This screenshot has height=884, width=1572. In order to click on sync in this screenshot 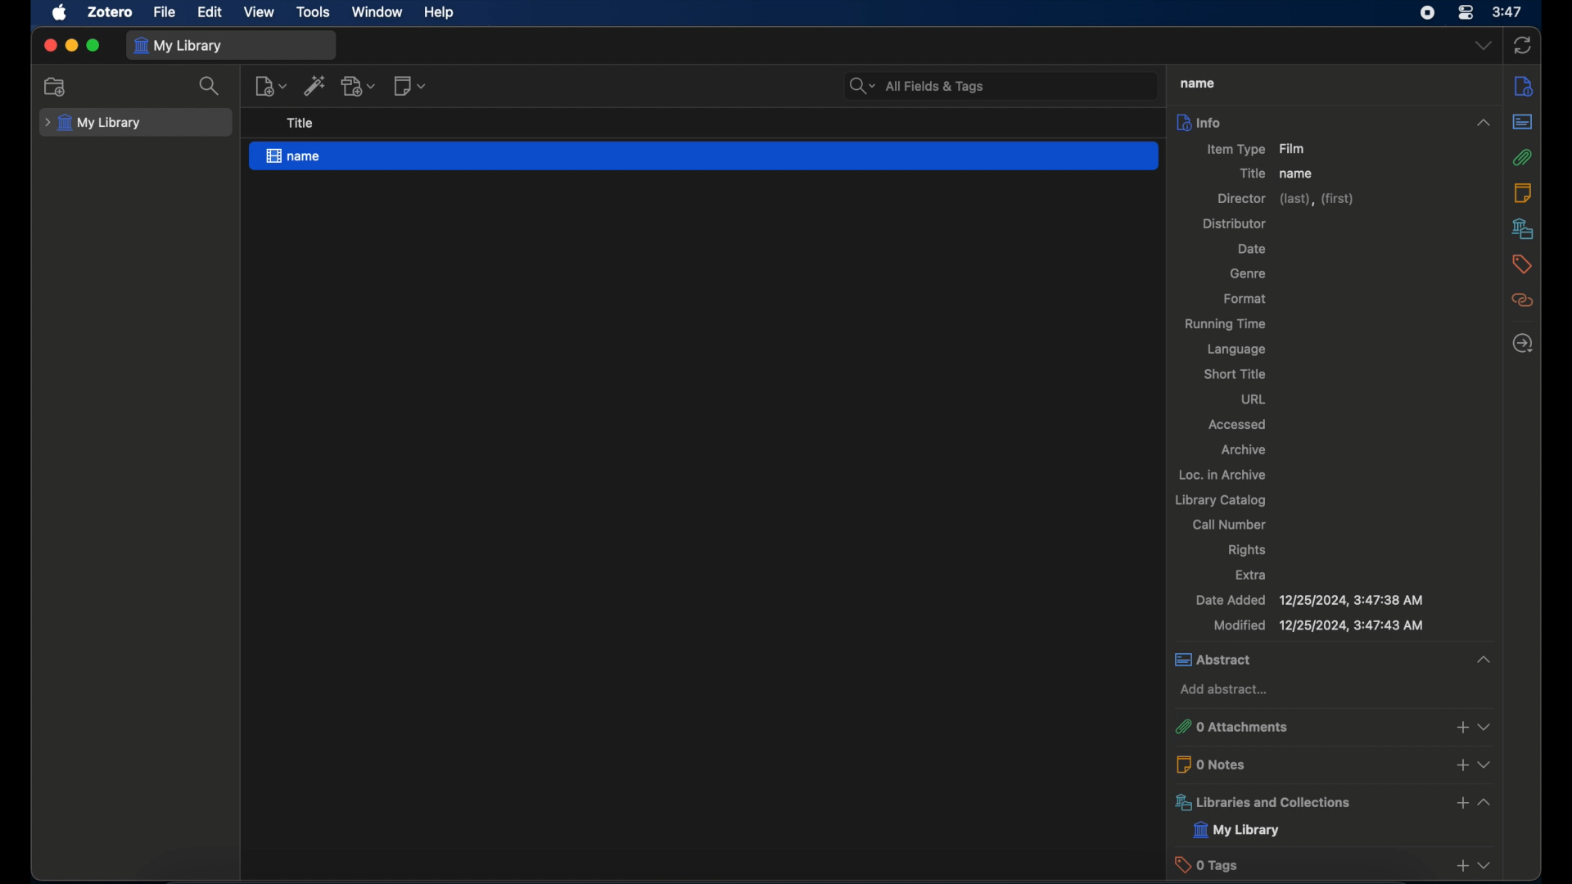, I will do `click(1524, 45)`.